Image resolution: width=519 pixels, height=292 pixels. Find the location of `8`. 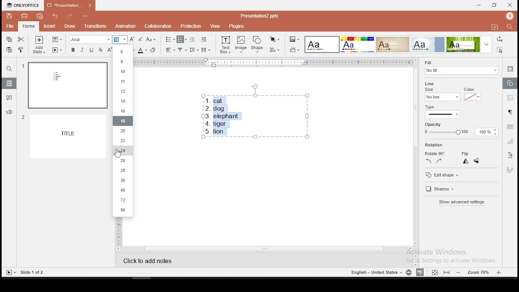

8 is located at coordinates (123, 52).